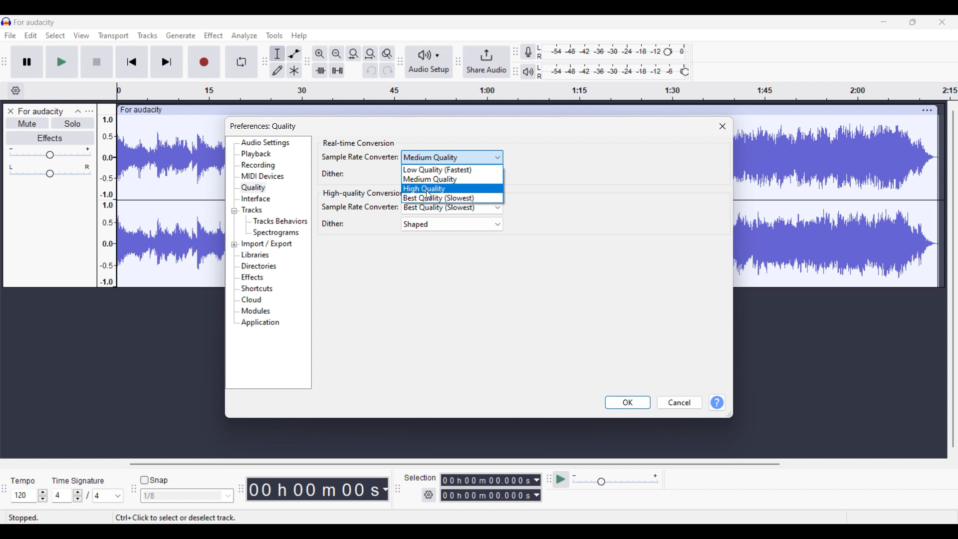  I want to click on Import/Export , so click(267, 245).